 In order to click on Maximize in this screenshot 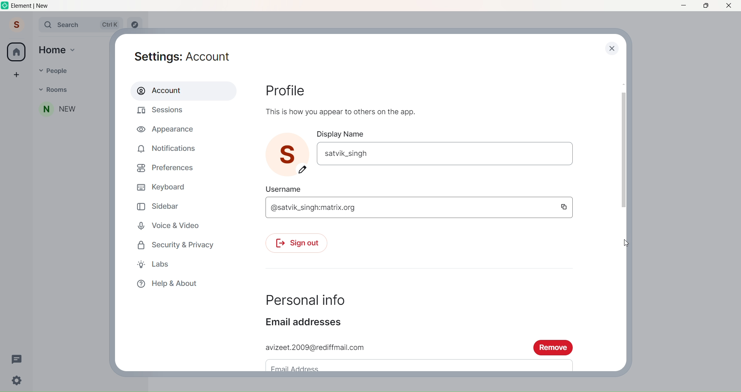, I will do `click(704, 6)`.